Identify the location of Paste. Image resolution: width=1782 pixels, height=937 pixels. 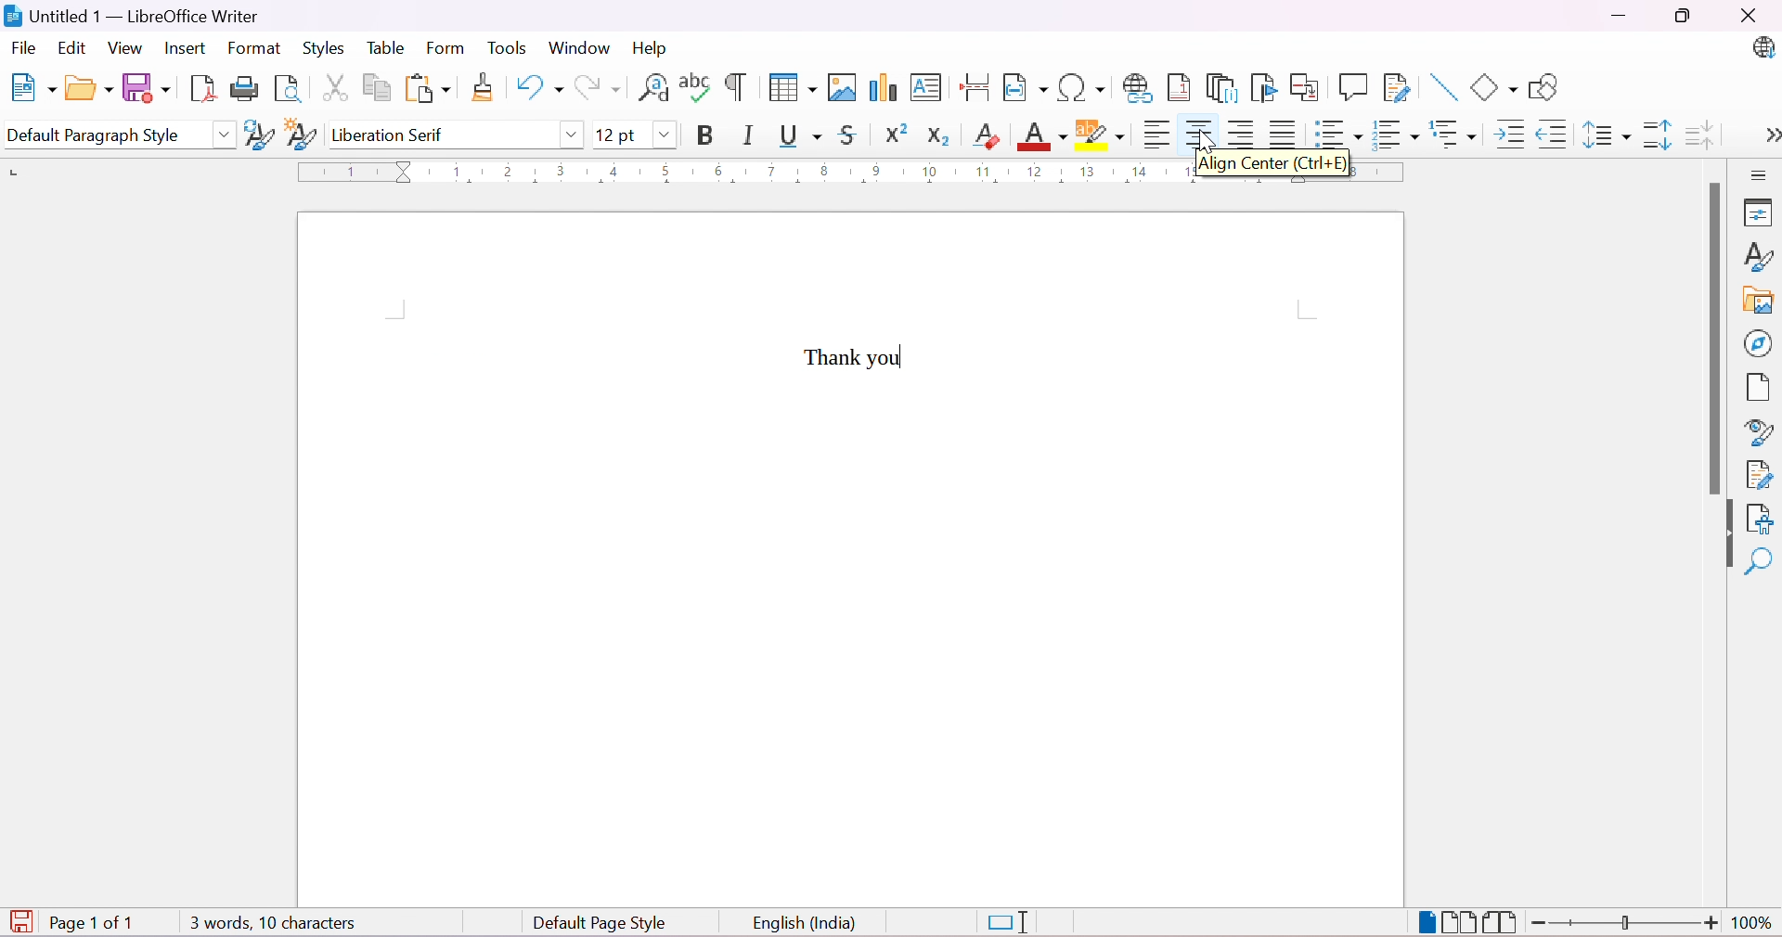
(426, 88).